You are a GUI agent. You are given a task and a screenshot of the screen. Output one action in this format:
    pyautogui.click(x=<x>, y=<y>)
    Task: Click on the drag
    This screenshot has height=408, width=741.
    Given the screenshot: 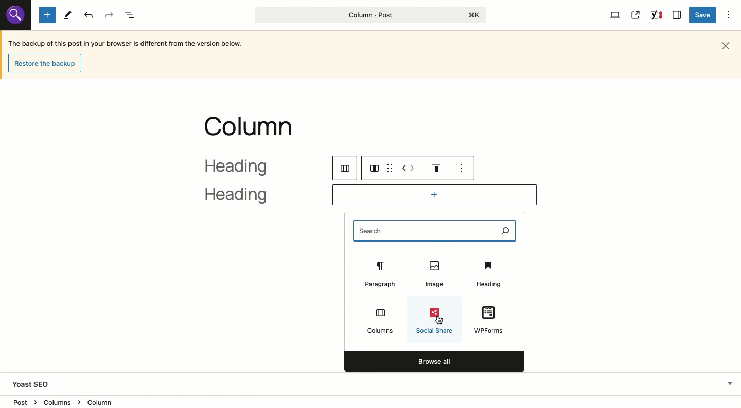 What is the action you would take?
    pyautogui.click(x=389, y=170)
    